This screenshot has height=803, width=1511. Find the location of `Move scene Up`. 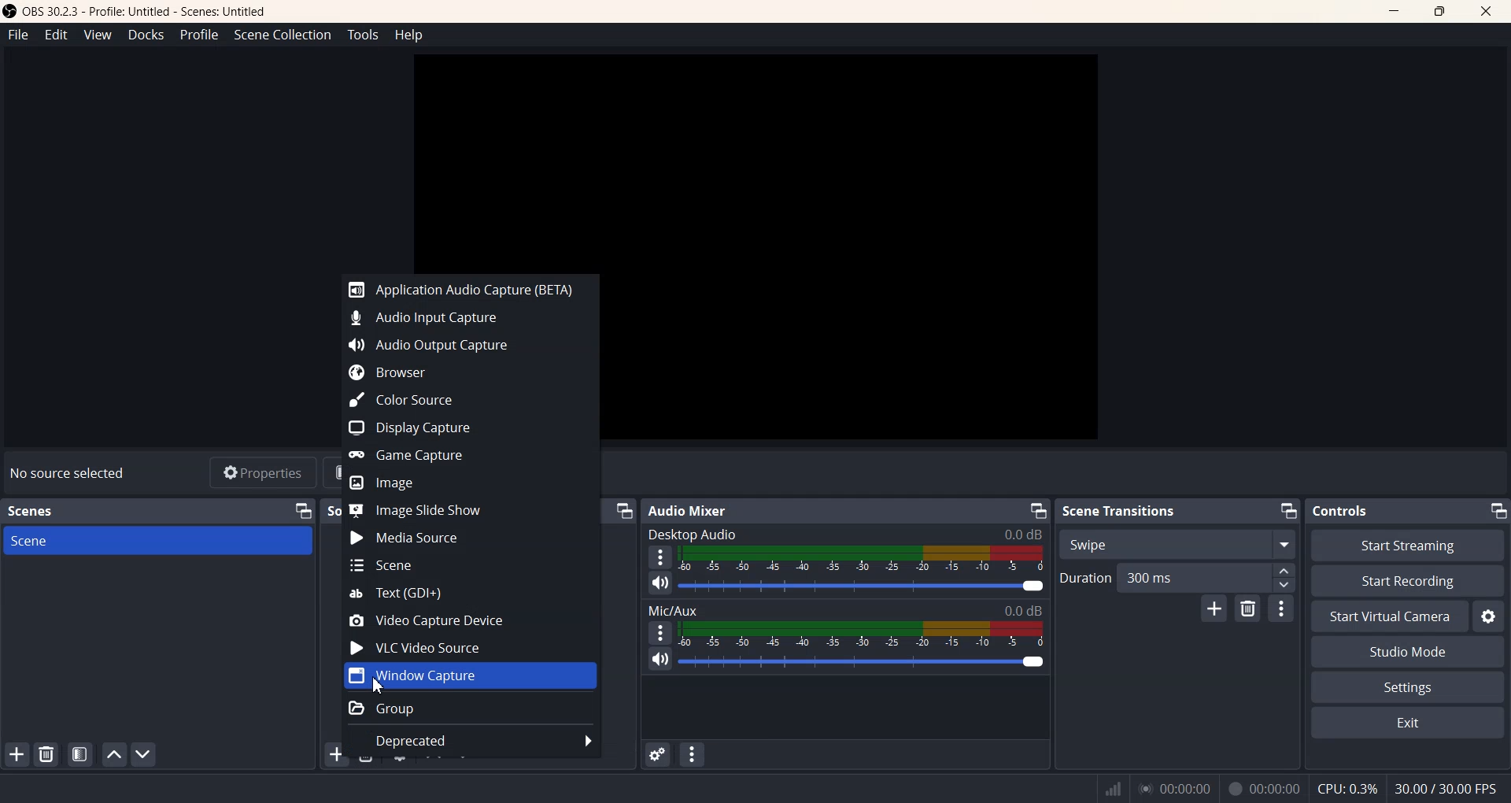

Move scene Up is located at coordinates (113, 754).